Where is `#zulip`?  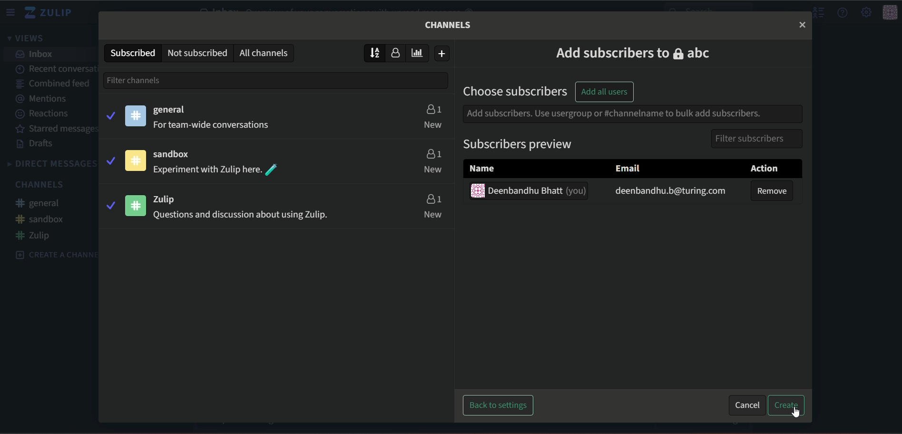
#zulip is located at coordinates (36, 236).